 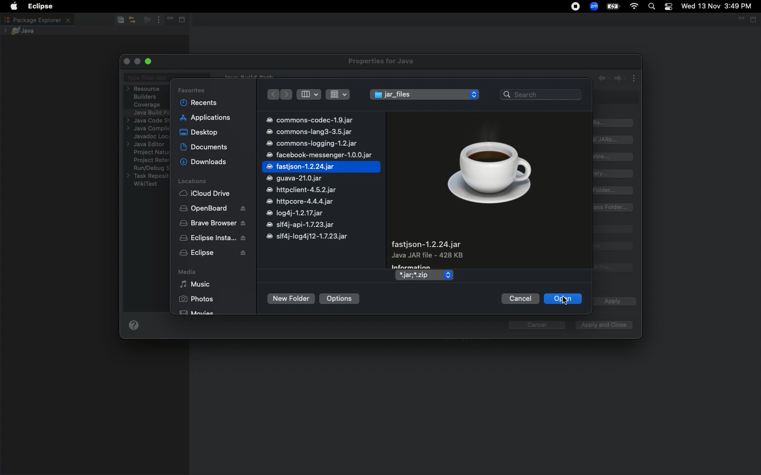 What do you see at coordinates (322, 178) in the screenshot?
I see `commons-codec-1.9.jar commons-lang3-3.5.jar commons-logging-1.2.jar facebook-messenger-1.0.0.jar fastjson-1.2.24.jar guava-21.0.jar httpclient-4.5.2.jar httpcore-4.4.4.jar log4j-1.2.17.jar slf4j-api-1.7.23.jar slf4j-log4j12-1.7.23.jar` at bounding box center [322, 178].